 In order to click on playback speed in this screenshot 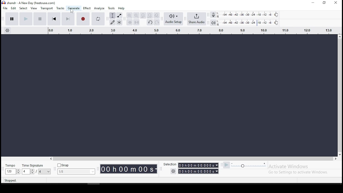, I will do `click(254, 165)`.